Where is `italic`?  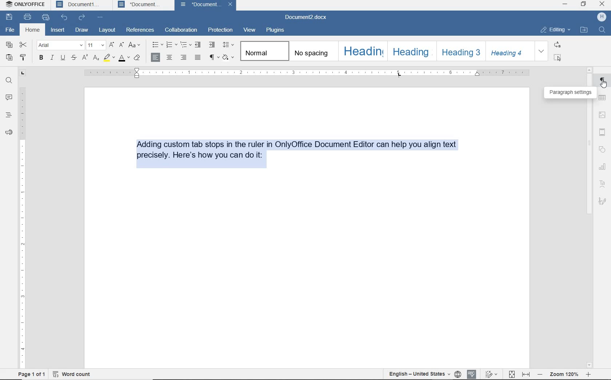
italic is located at coordinates (52, 58).